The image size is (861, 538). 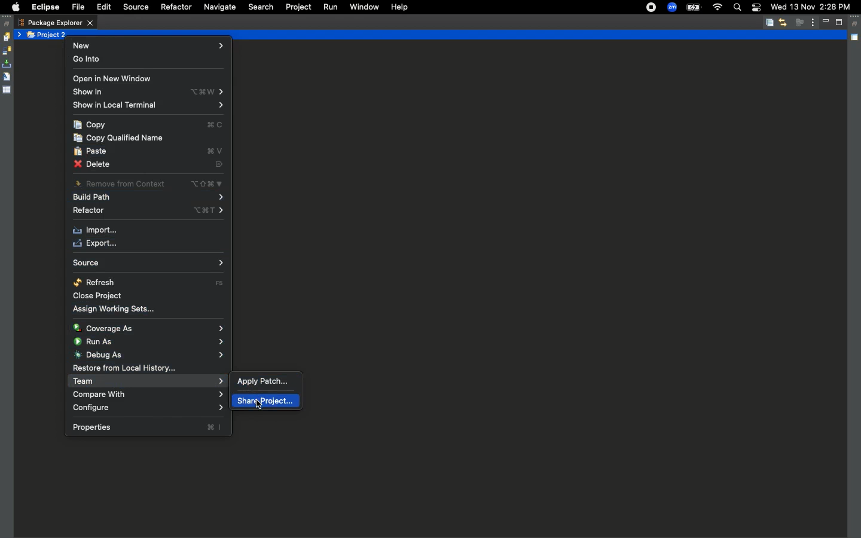 What do you see at coordinates (756, 8) in the screenshot?
I see `Notification` at bounding box center [756, 8].